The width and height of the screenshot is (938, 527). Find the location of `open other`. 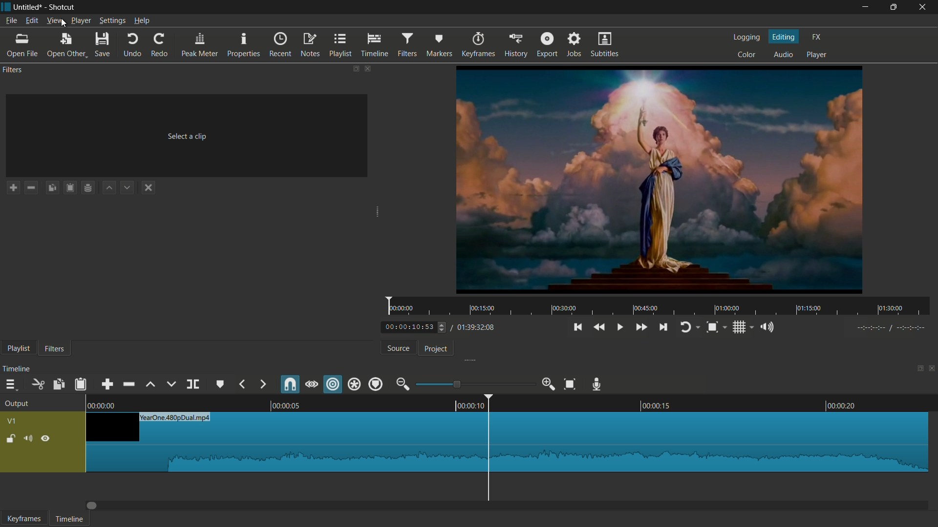

open other is located at coordinates (66, 46).